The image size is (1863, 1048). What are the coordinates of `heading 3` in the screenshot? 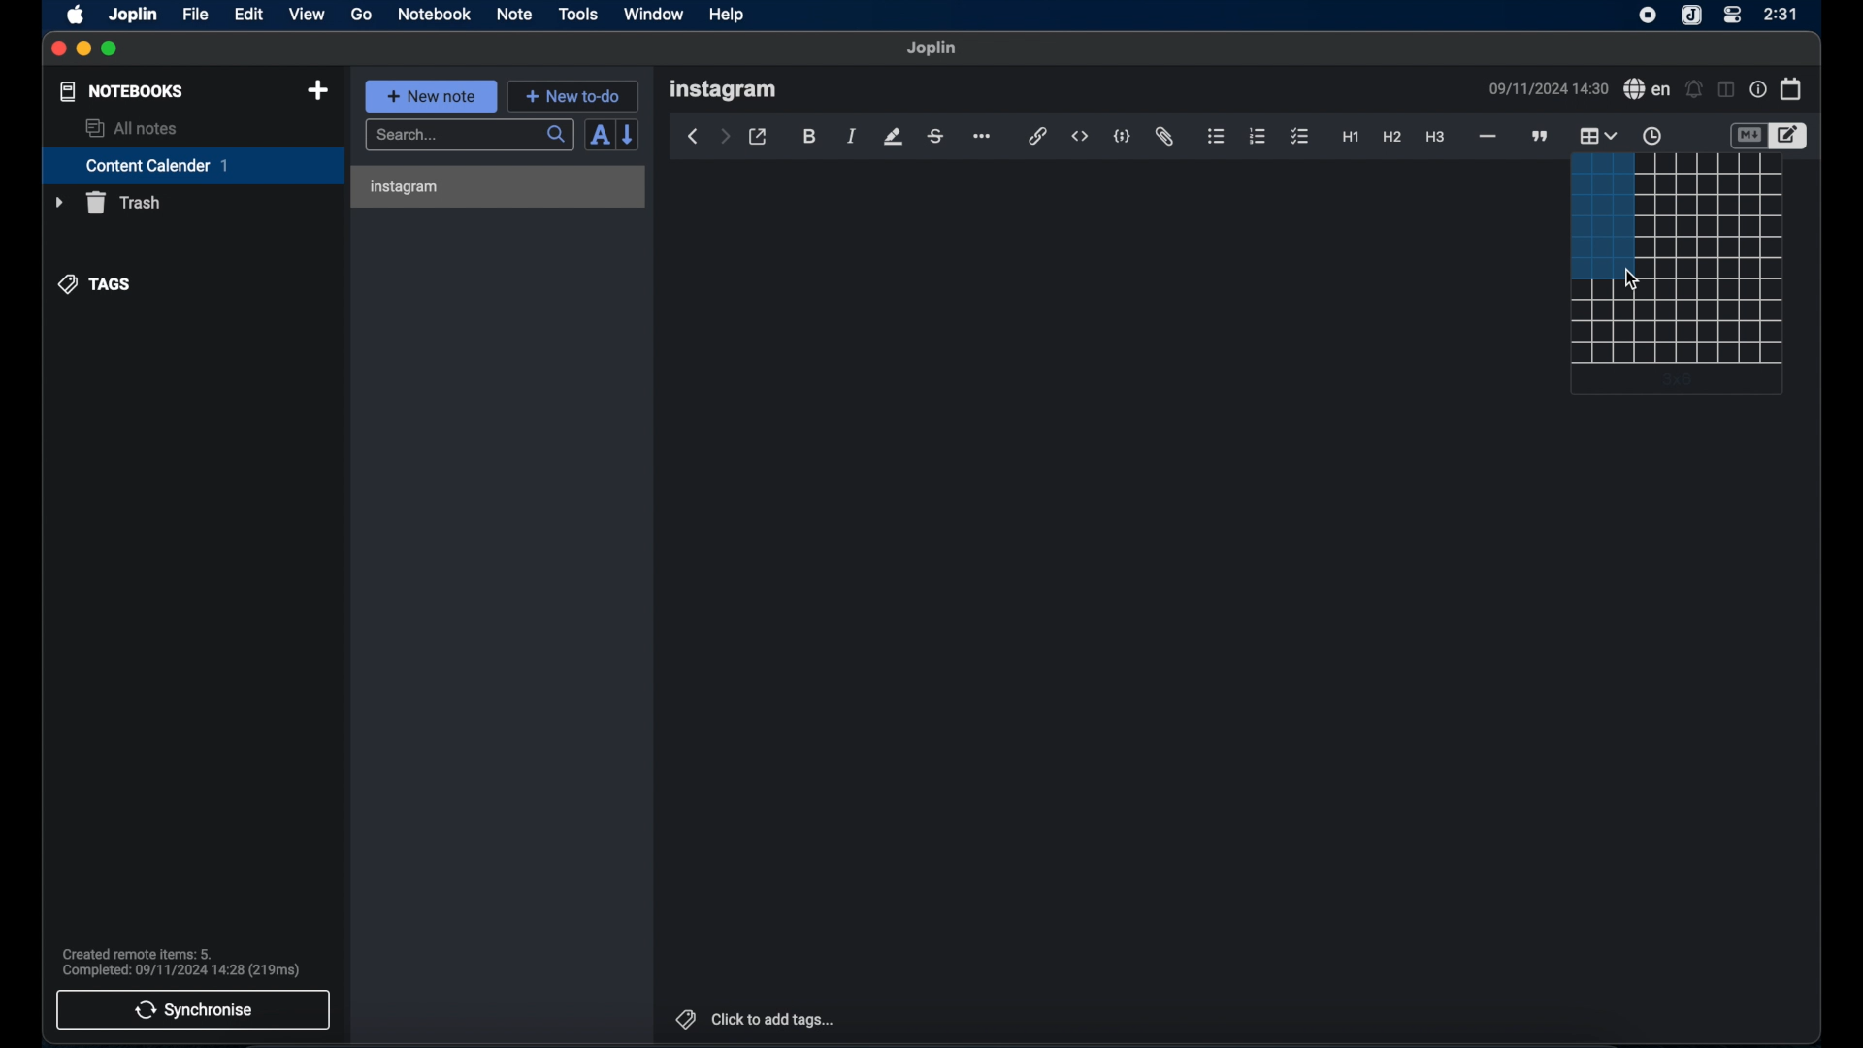 It's located at (1435, 138).